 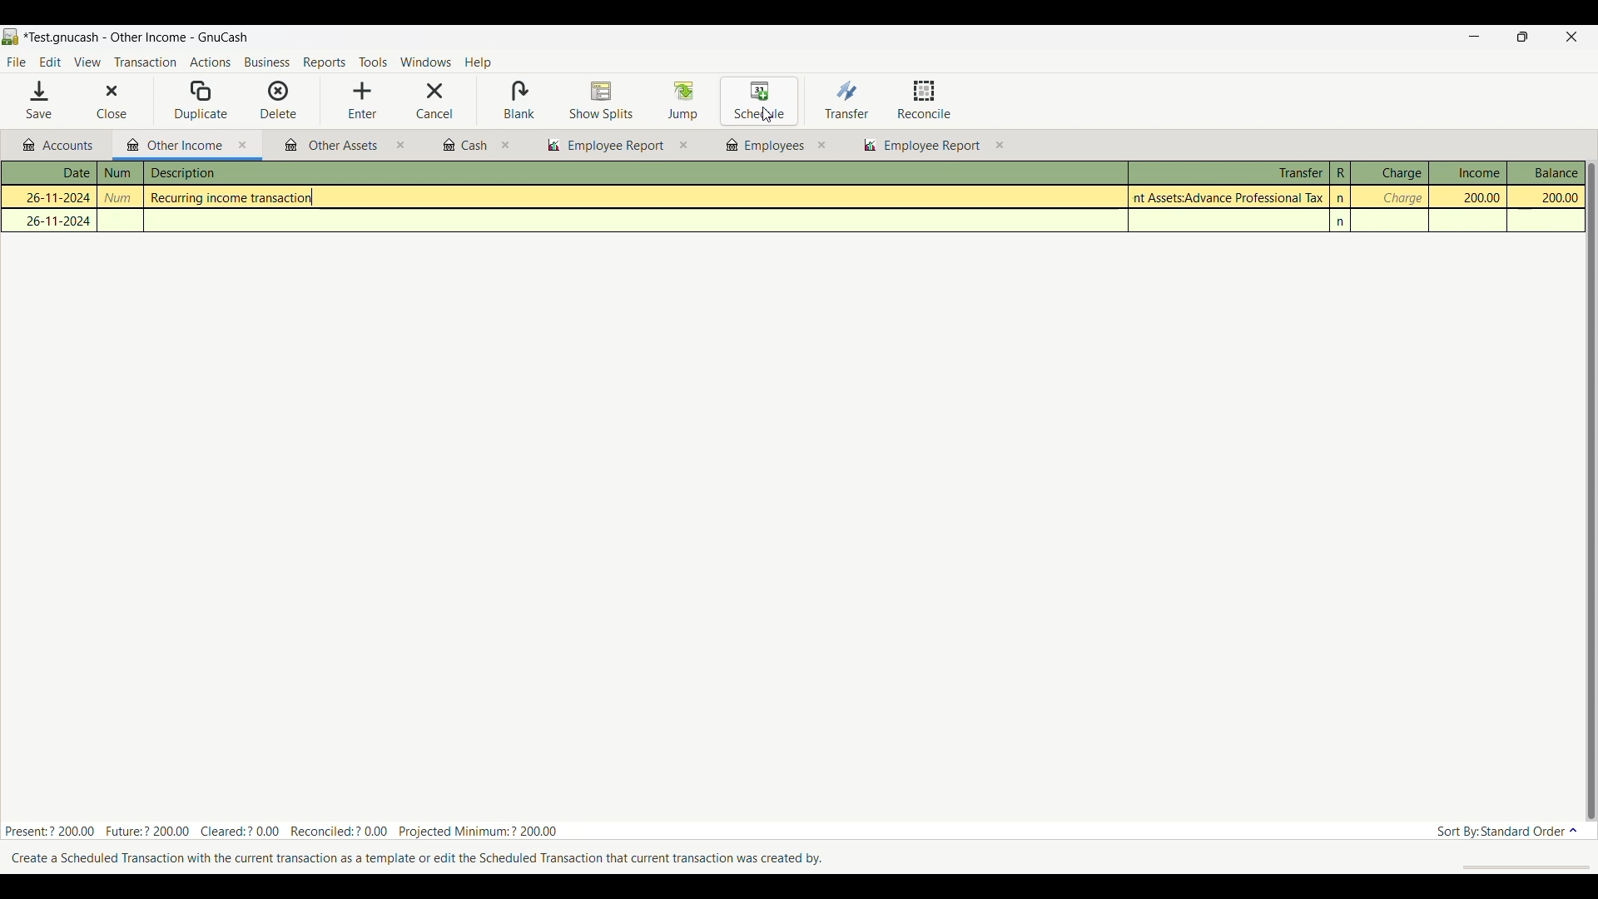 What do you see at coordinates (50, 62) in the screenshot?
I see `Edit menu` at bounding box center [50, 62].